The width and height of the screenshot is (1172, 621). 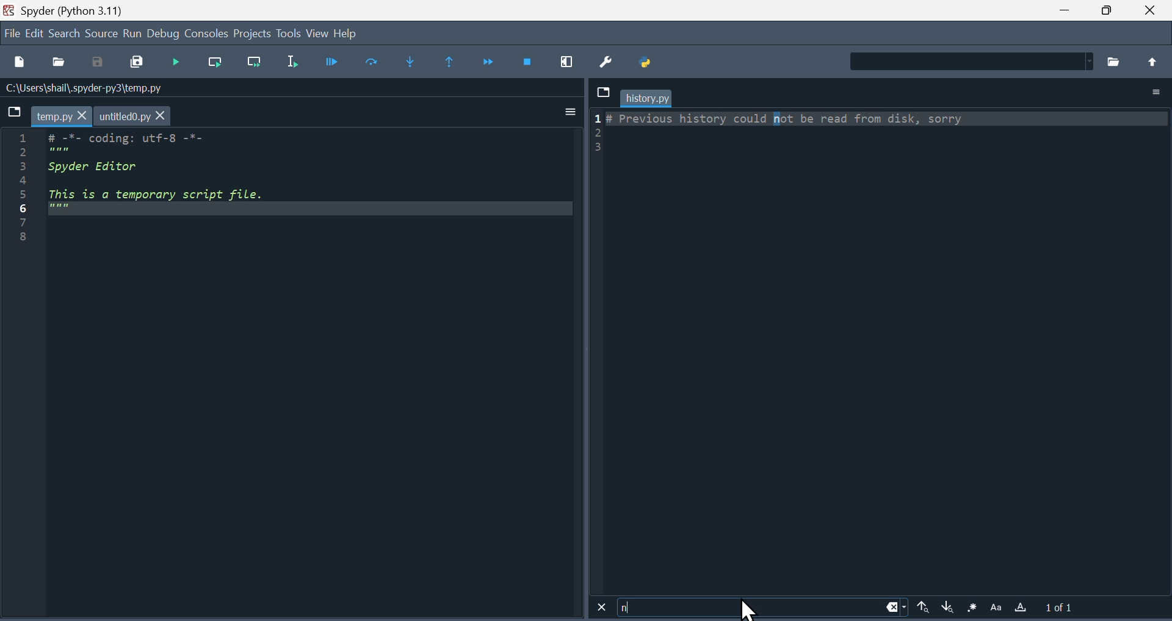 I want to click on serial numbers, so click(x=20, y=188).